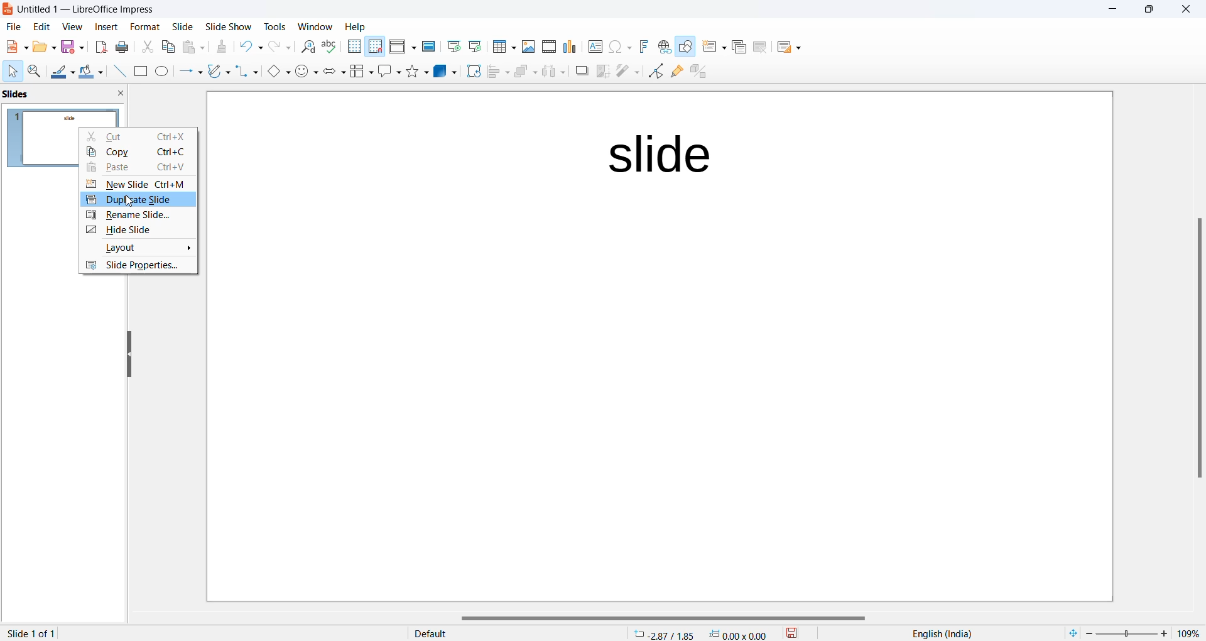 Image resolution: width=1206 pixels, height=641 pixels. What do you see at coordinates (793, 46) in the screenshot?
I see `Slide layout` at bounding box center [793, 46].